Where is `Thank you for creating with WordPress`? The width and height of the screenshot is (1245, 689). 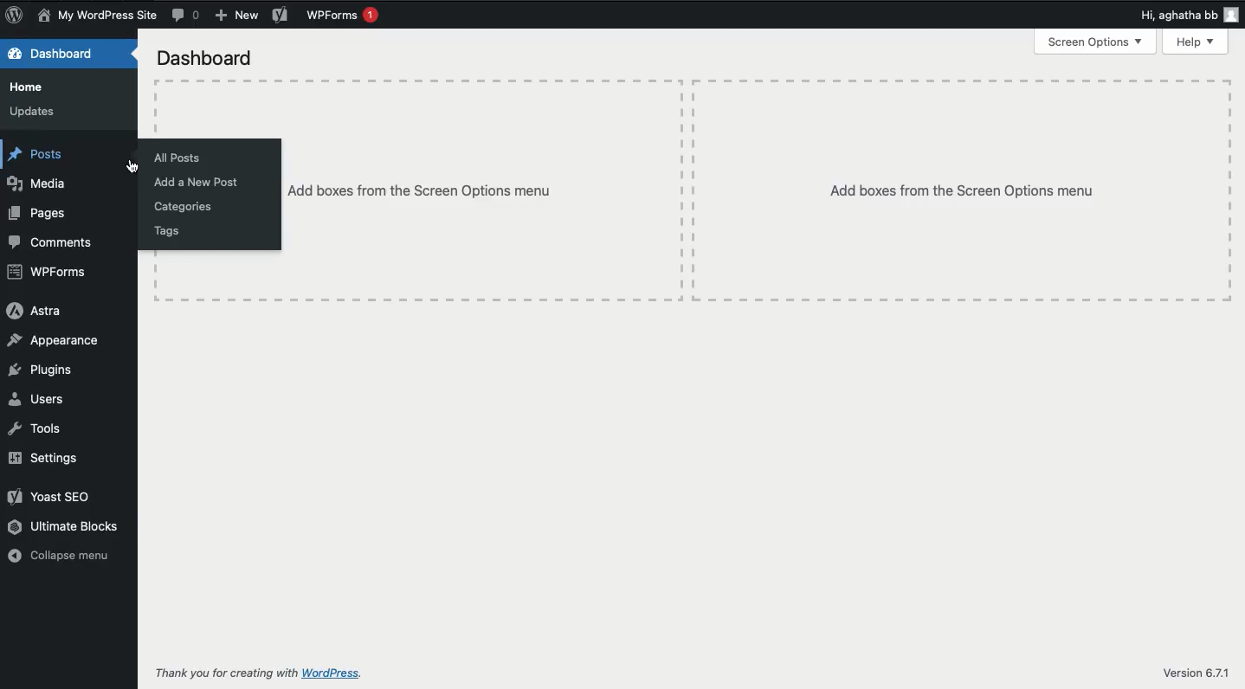 Thank you for creating with WordPress is located at coordinates (261, 674).